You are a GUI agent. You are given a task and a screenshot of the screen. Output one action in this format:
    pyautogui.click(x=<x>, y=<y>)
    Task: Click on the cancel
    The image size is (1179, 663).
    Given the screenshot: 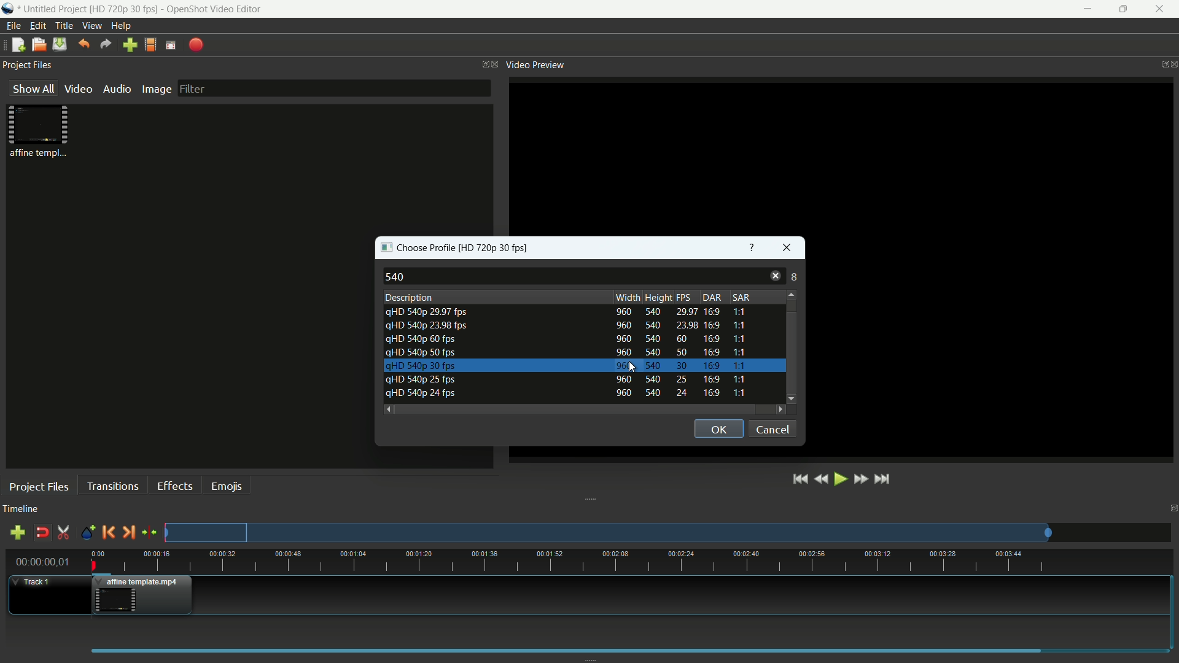 What is the action you would take?
    pyautogui.click(x=773, y=428)
    